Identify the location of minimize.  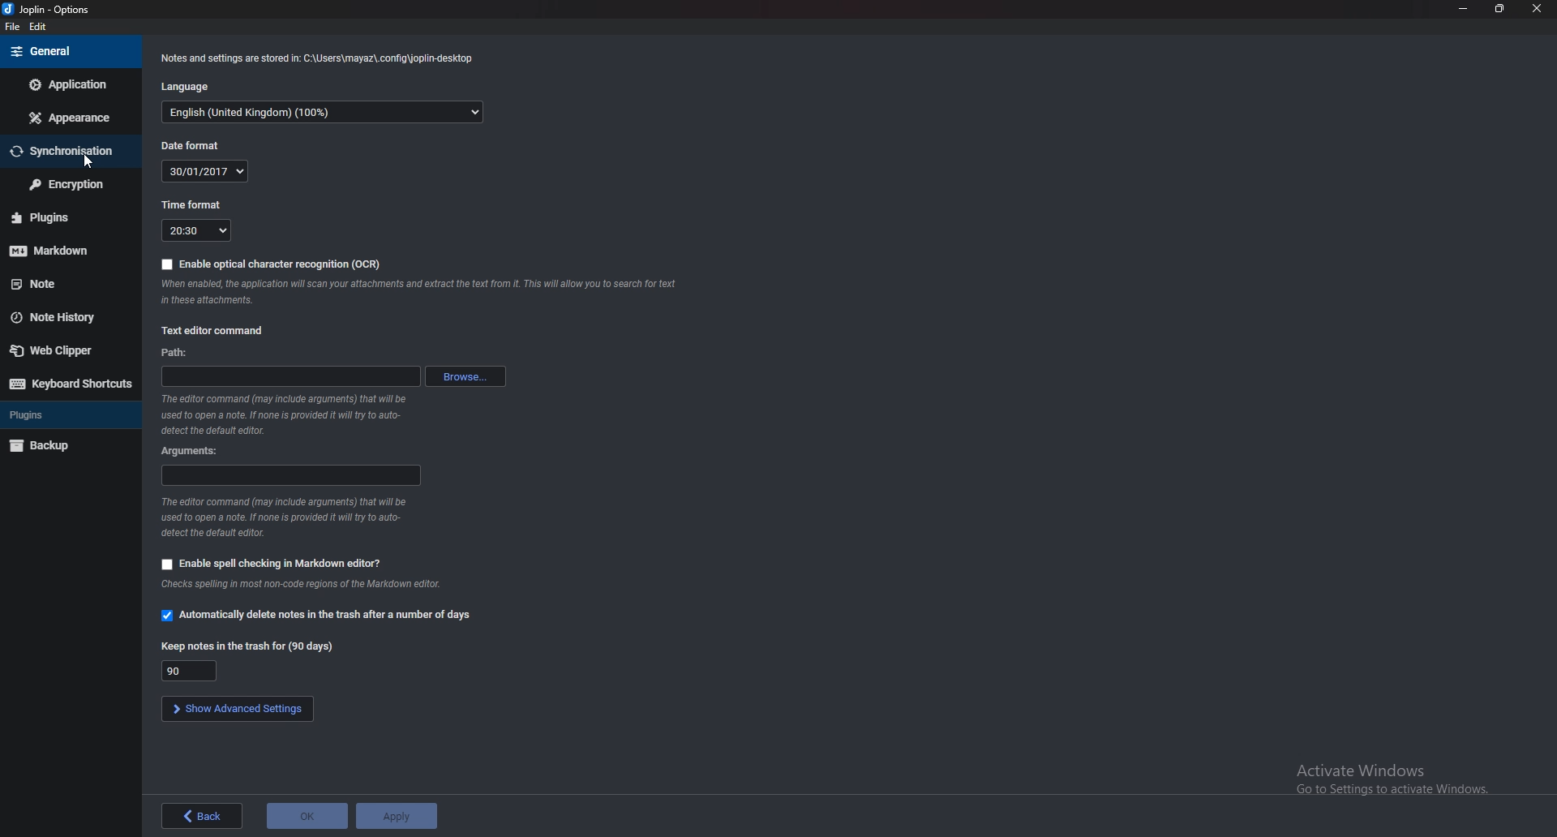
(1464, 9).